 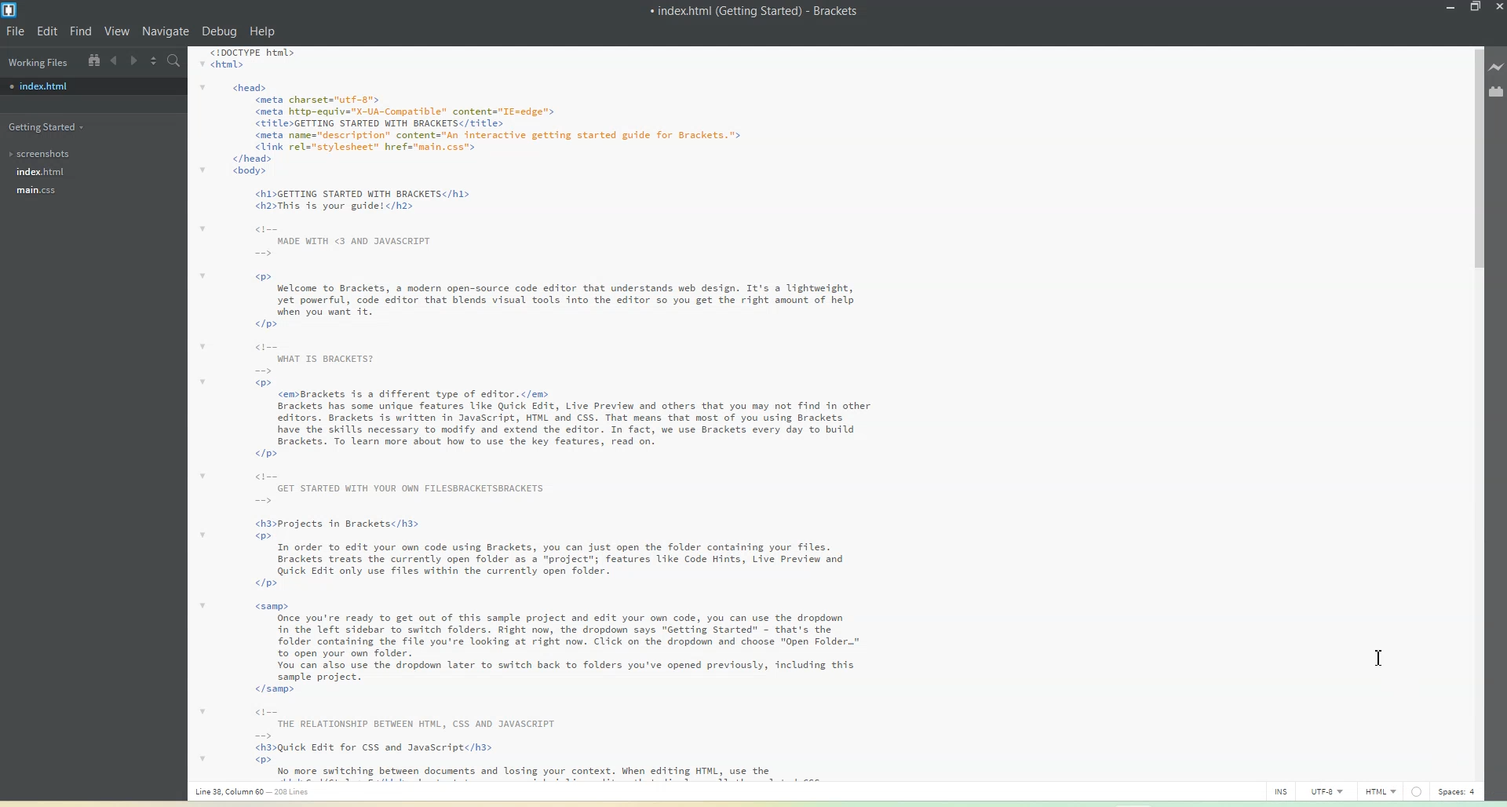 I want to click on HTML, so click(x=1374, y=791).